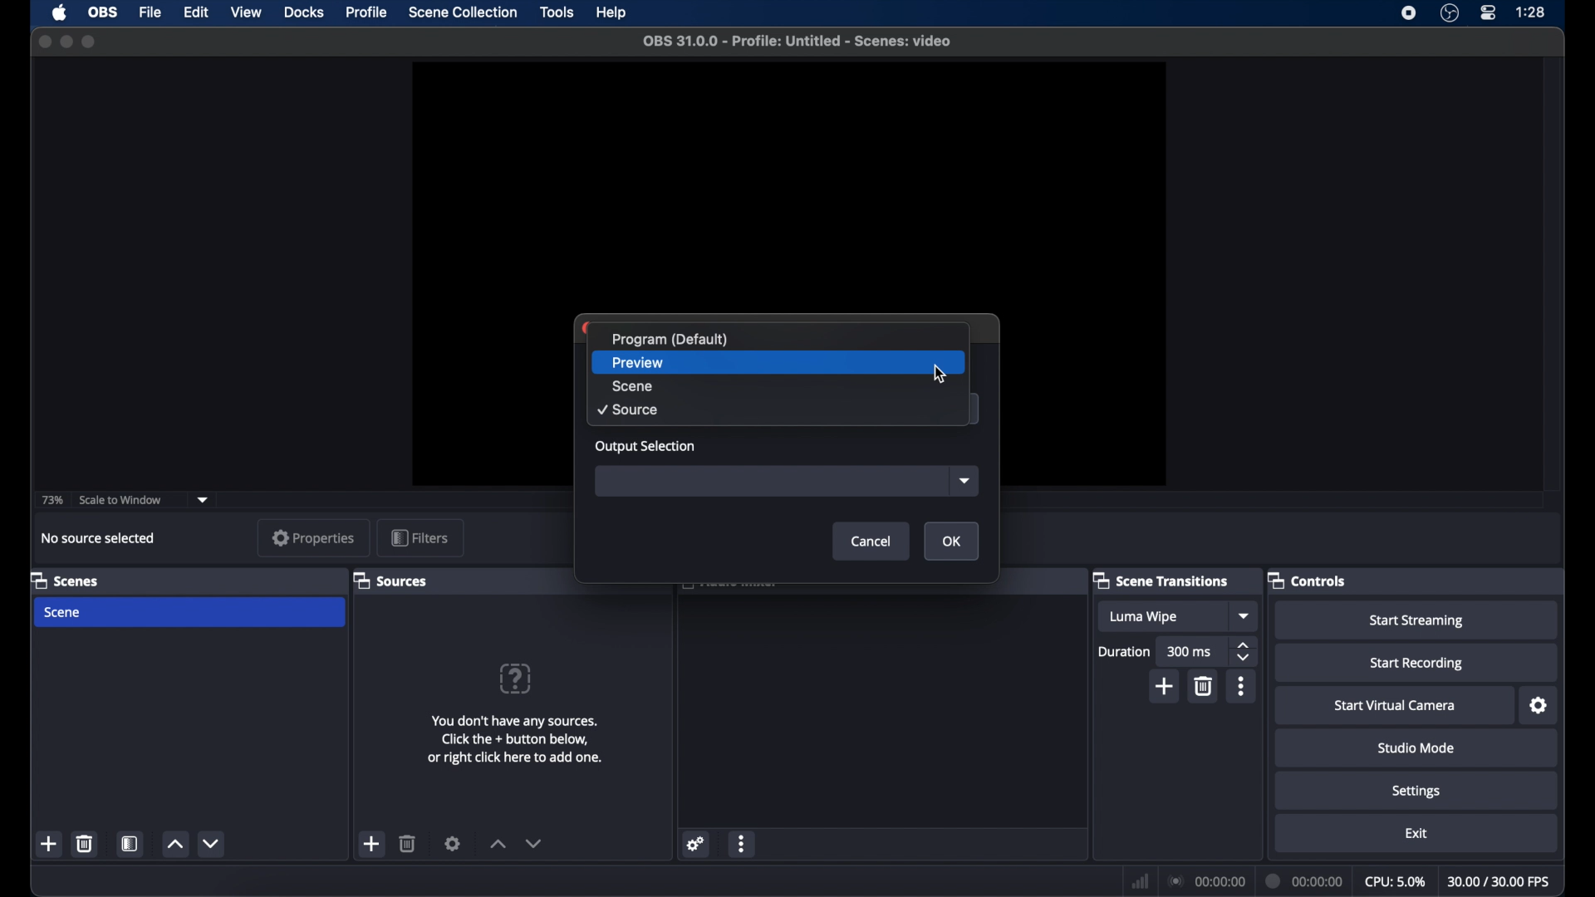 This screenshot has height=897, width=1595. Describe the element at coordinates (189, 613) in the screenshot. I see `scene` at that location.